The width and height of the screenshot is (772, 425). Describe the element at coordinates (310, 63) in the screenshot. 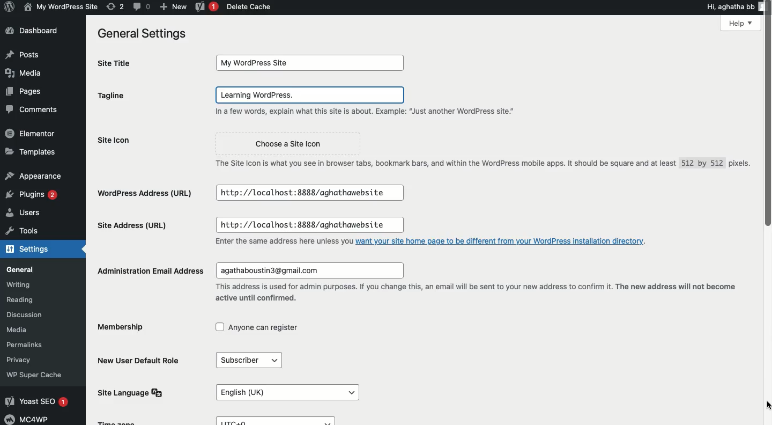

I see ` My Wordpress Site ` at that location.